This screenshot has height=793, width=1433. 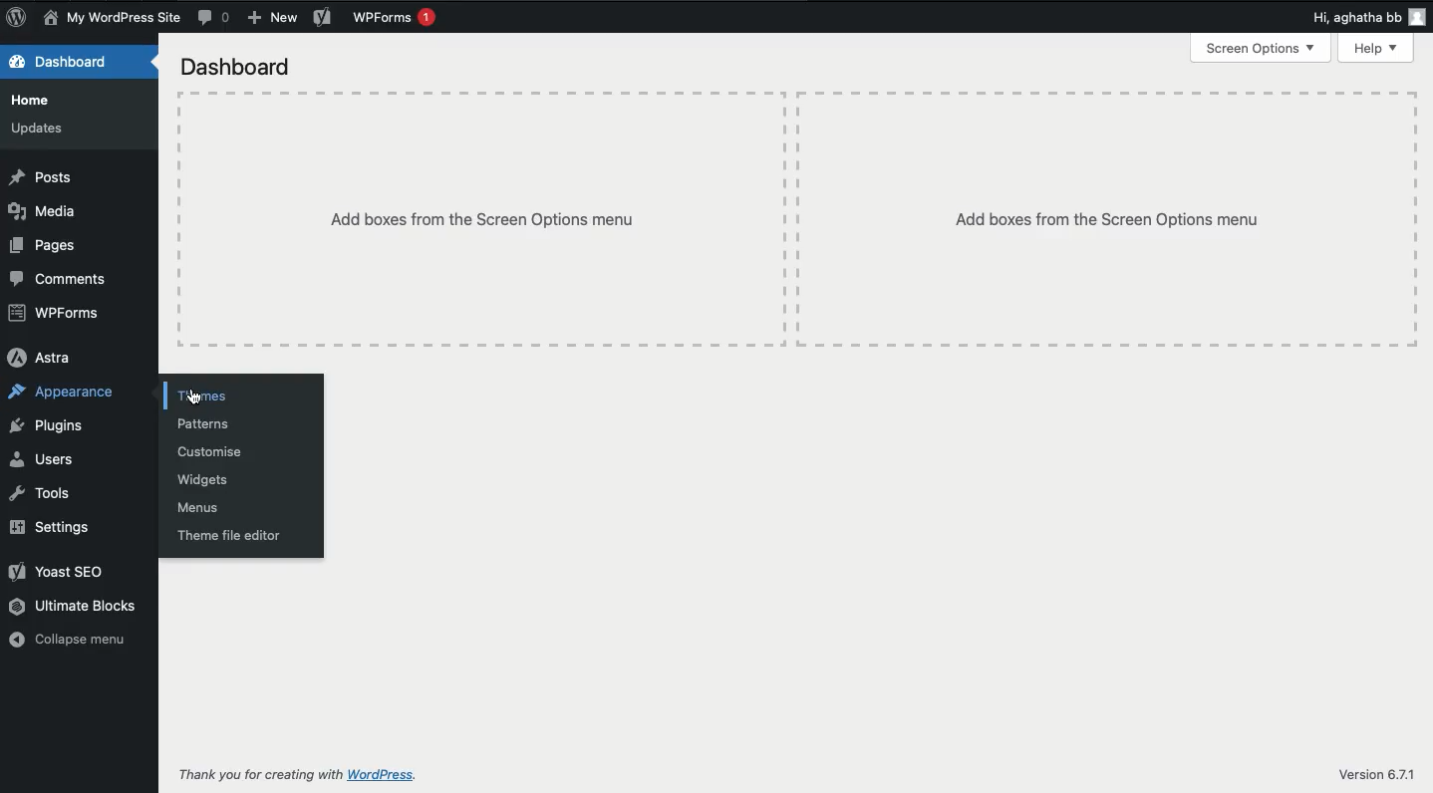 What do you see at coordinates (115, 17) in the screenshot?
I see `News` at bounding box center [115, 17].